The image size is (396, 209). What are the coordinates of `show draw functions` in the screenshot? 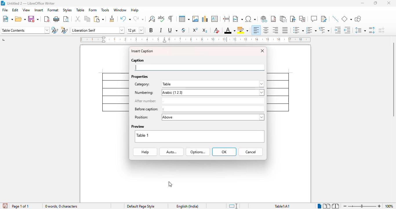 It's located at (358, 19).